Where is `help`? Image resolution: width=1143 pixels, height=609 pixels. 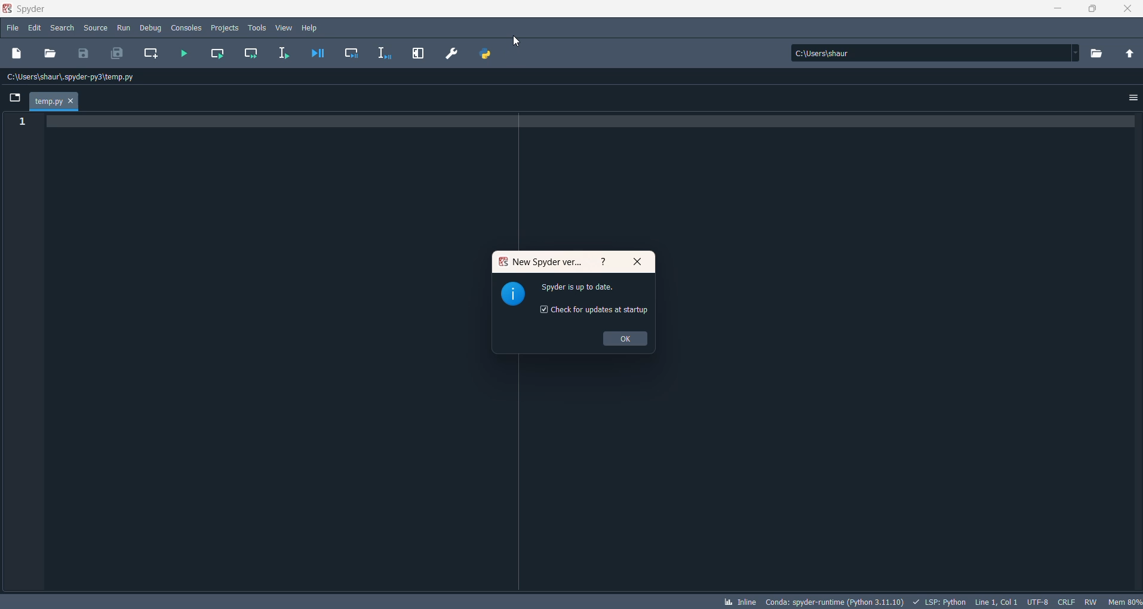
help is located at coordinates (603, 262).